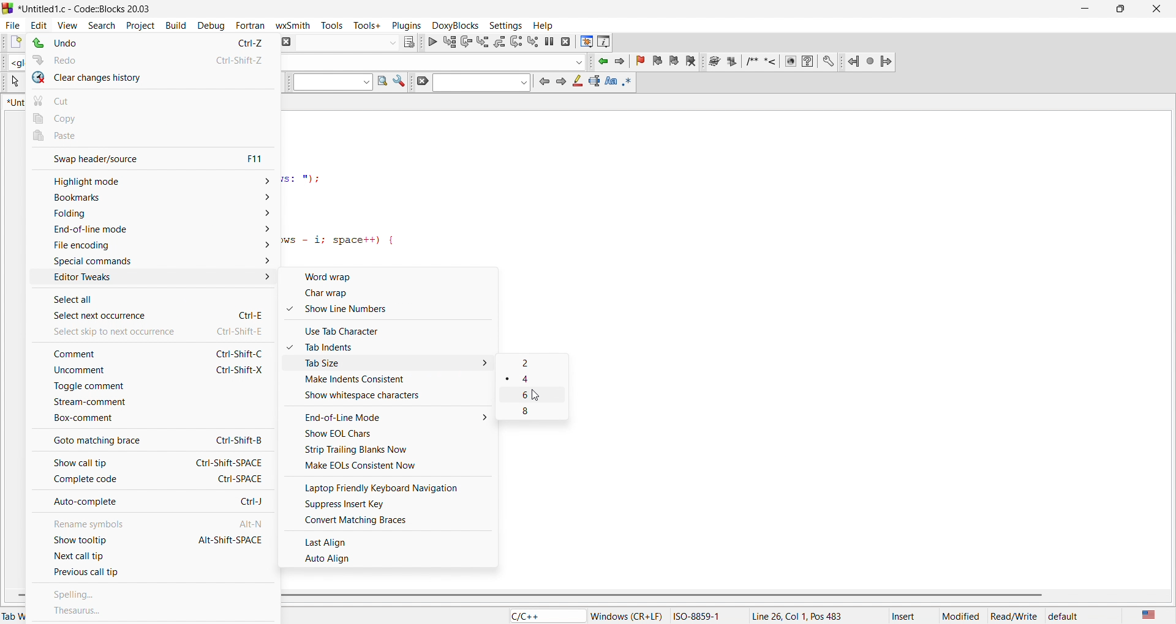 Image resolution: width=1176 pixels, height=624 pixels. What do you see at coordinates (619, 63) in the screenshot?
I see `jump forward` at bounding box center [619, 63].